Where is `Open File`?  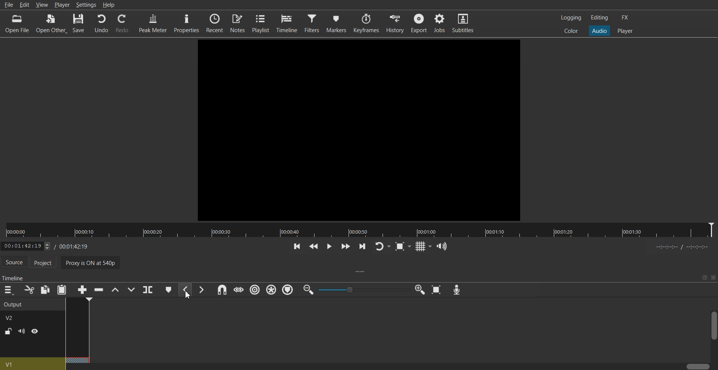
Open File is located at coordinates (18, 23).